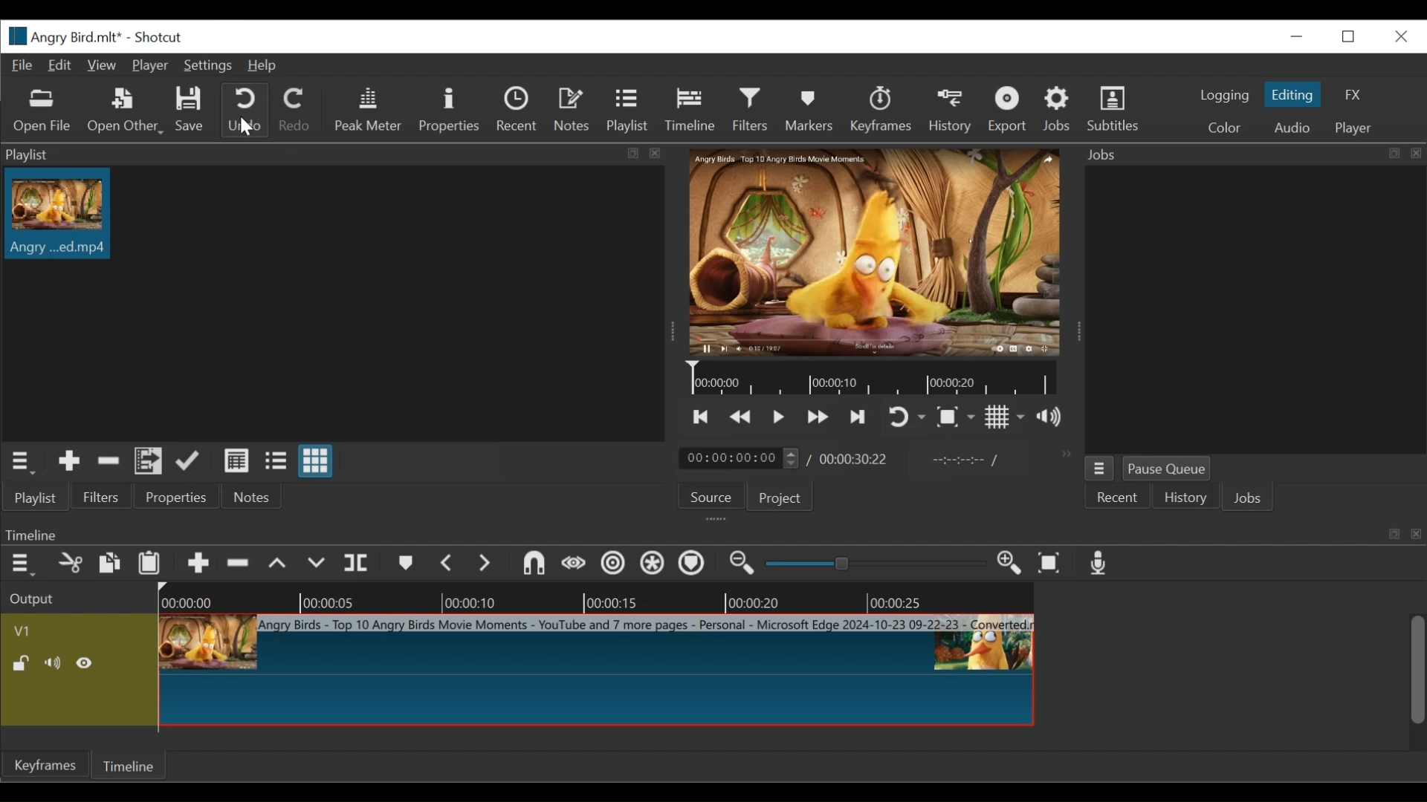 The image size is (1427, 802). Describe the element at coordinates (1169, 469) in the screenshot. I see `Pause Queue` at that location.